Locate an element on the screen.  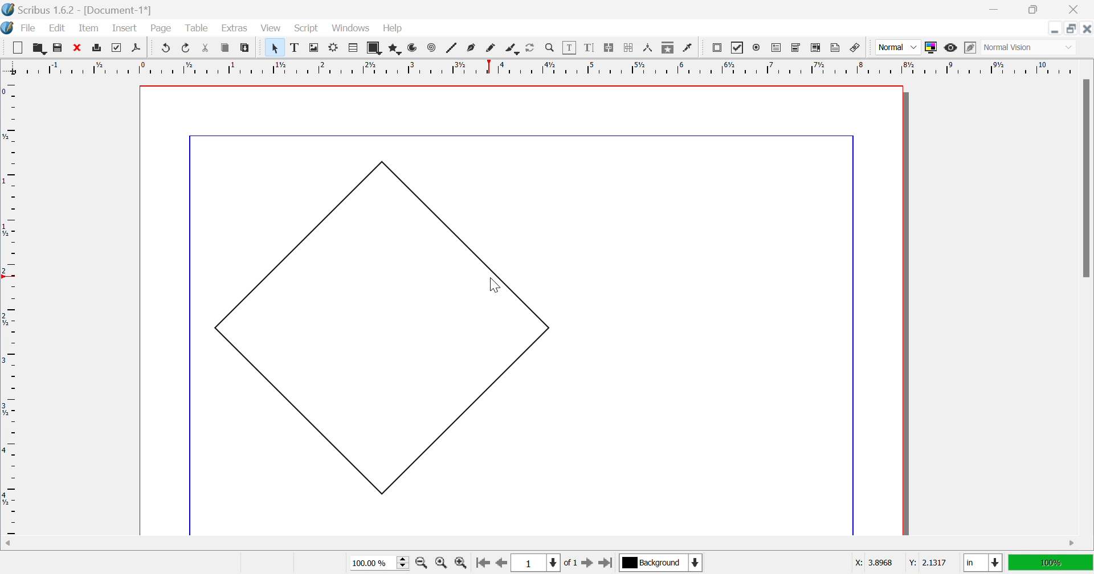
normal vision is located at coordinates (1020, 48).